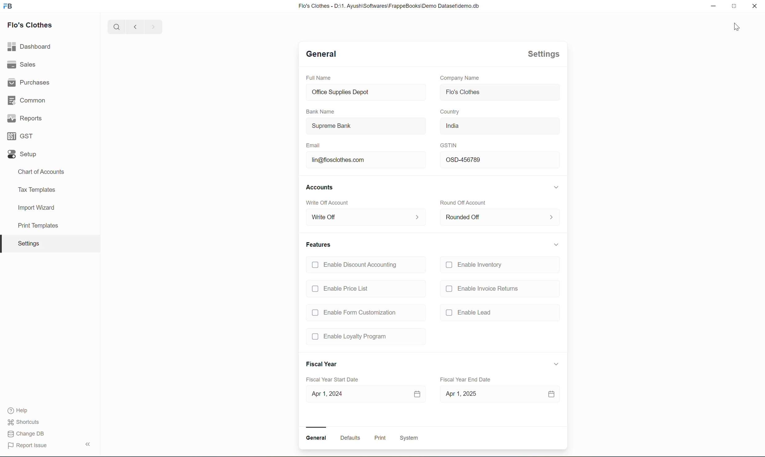 Image resolution: width=765 pixels, height=457 pixels. What do you see at coordinates (320, 188) in the screenshot?
I see `Accounts` at bounding box center [320, 188].